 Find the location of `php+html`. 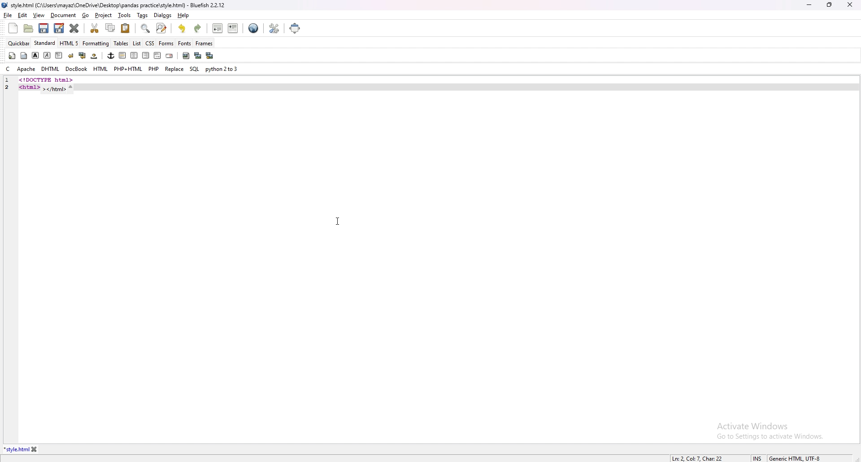

php+html is located at coordinates (128, 69).